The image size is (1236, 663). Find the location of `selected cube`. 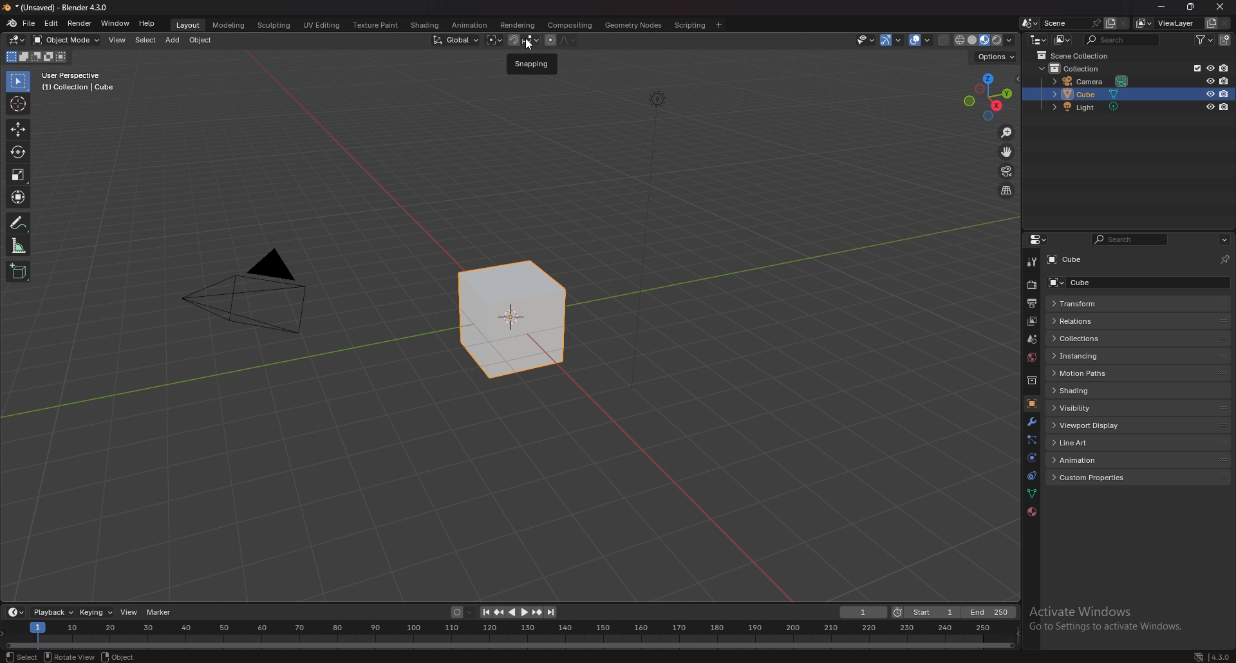

selected cube is located at coordinates (514, 319).